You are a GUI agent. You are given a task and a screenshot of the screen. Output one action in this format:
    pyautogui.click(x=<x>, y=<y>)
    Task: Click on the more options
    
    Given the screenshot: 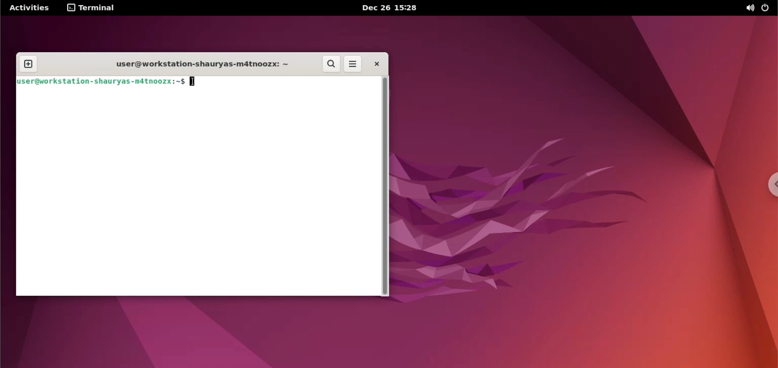 What is the action you would take?
    pyautogui.click(x=353, y=63)
    